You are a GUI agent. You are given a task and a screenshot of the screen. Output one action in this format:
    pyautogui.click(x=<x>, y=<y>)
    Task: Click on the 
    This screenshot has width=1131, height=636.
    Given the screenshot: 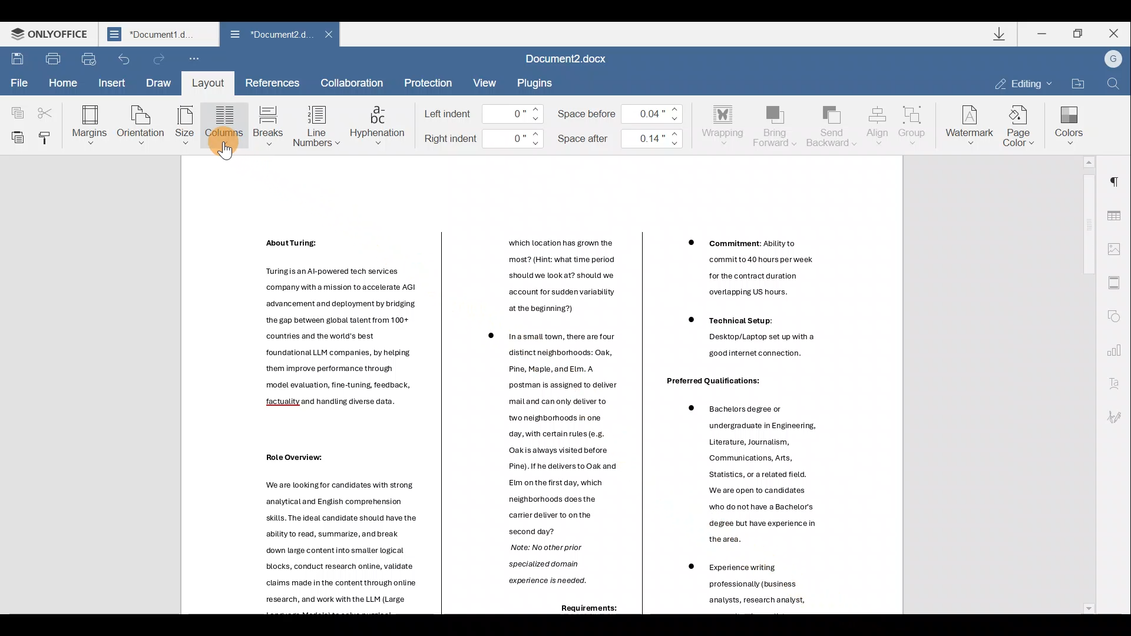 What is the action you would take?
    pyautogui.click(x=579, y=609)
    